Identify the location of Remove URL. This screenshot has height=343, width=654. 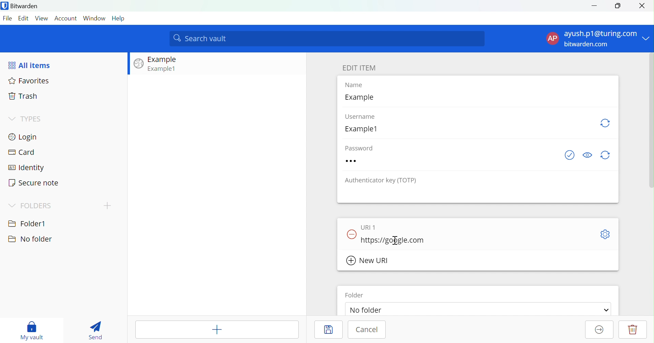
(352, 233).